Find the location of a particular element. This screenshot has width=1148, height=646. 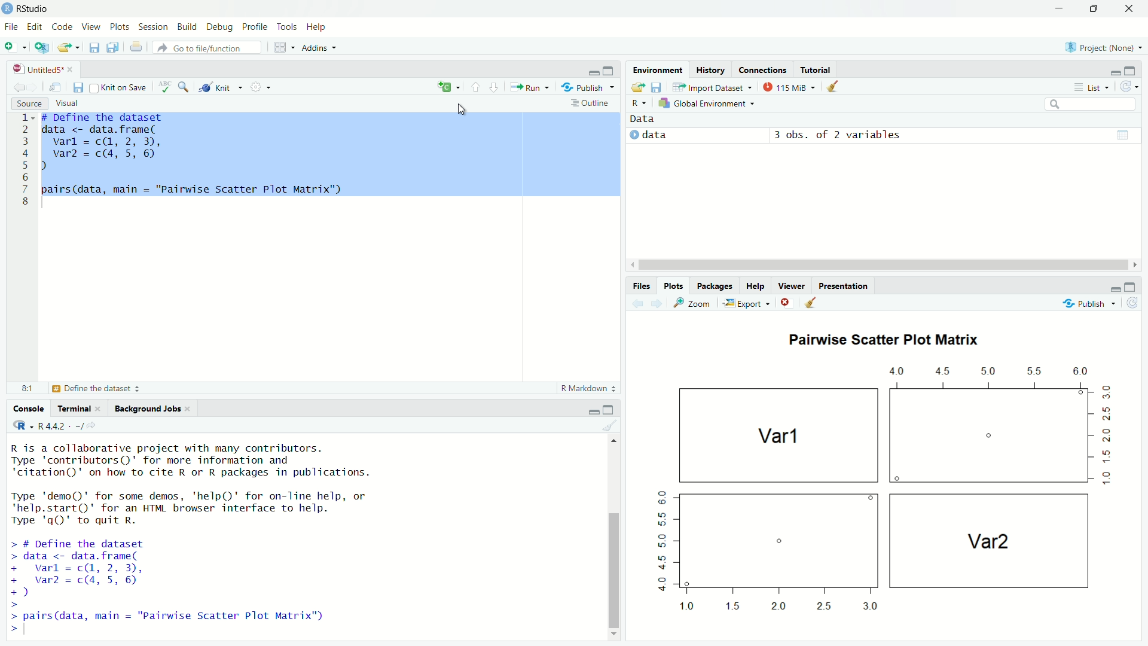

Maximize is located at coordinates (609, 70).